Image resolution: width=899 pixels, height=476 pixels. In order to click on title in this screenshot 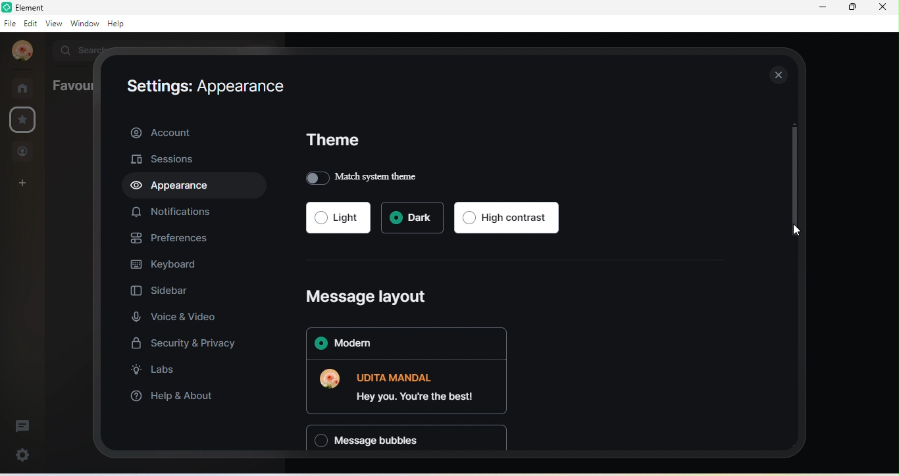, I will do `click(34, 7)`.